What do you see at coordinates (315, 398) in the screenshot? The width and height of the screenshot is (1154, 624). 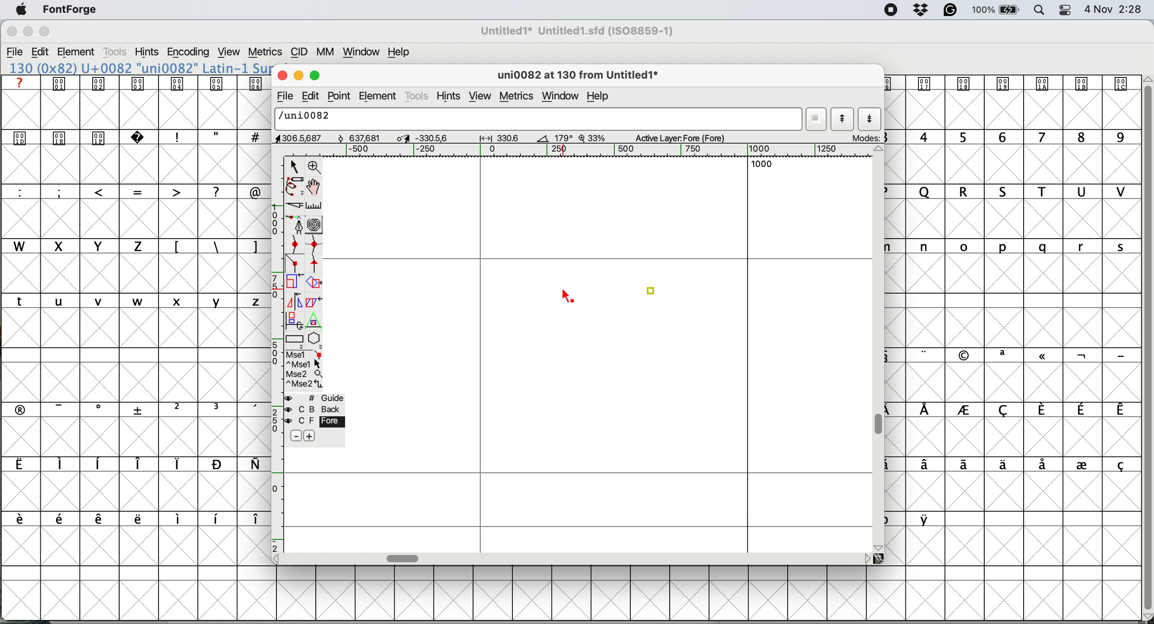 I see `guide` at bounding box center [315, 398].